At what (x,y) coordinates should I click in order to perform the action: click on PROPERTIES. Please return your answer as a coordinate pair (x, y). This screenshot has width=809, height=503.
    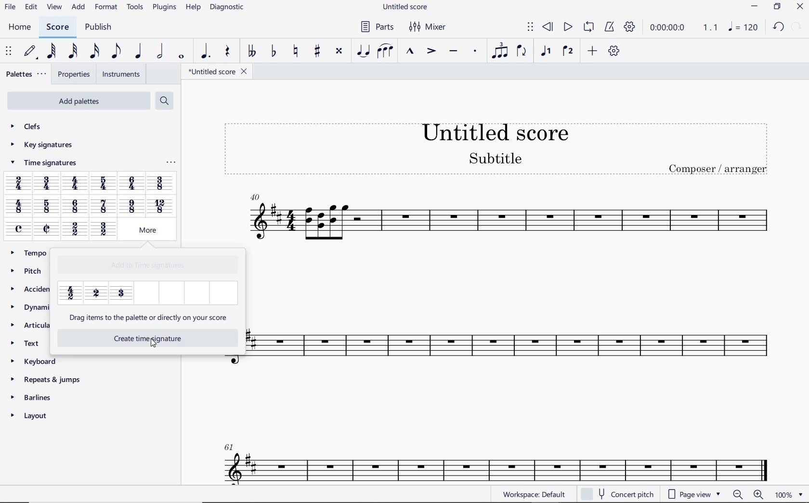
    Looking at the image, I should click on (73, 75).